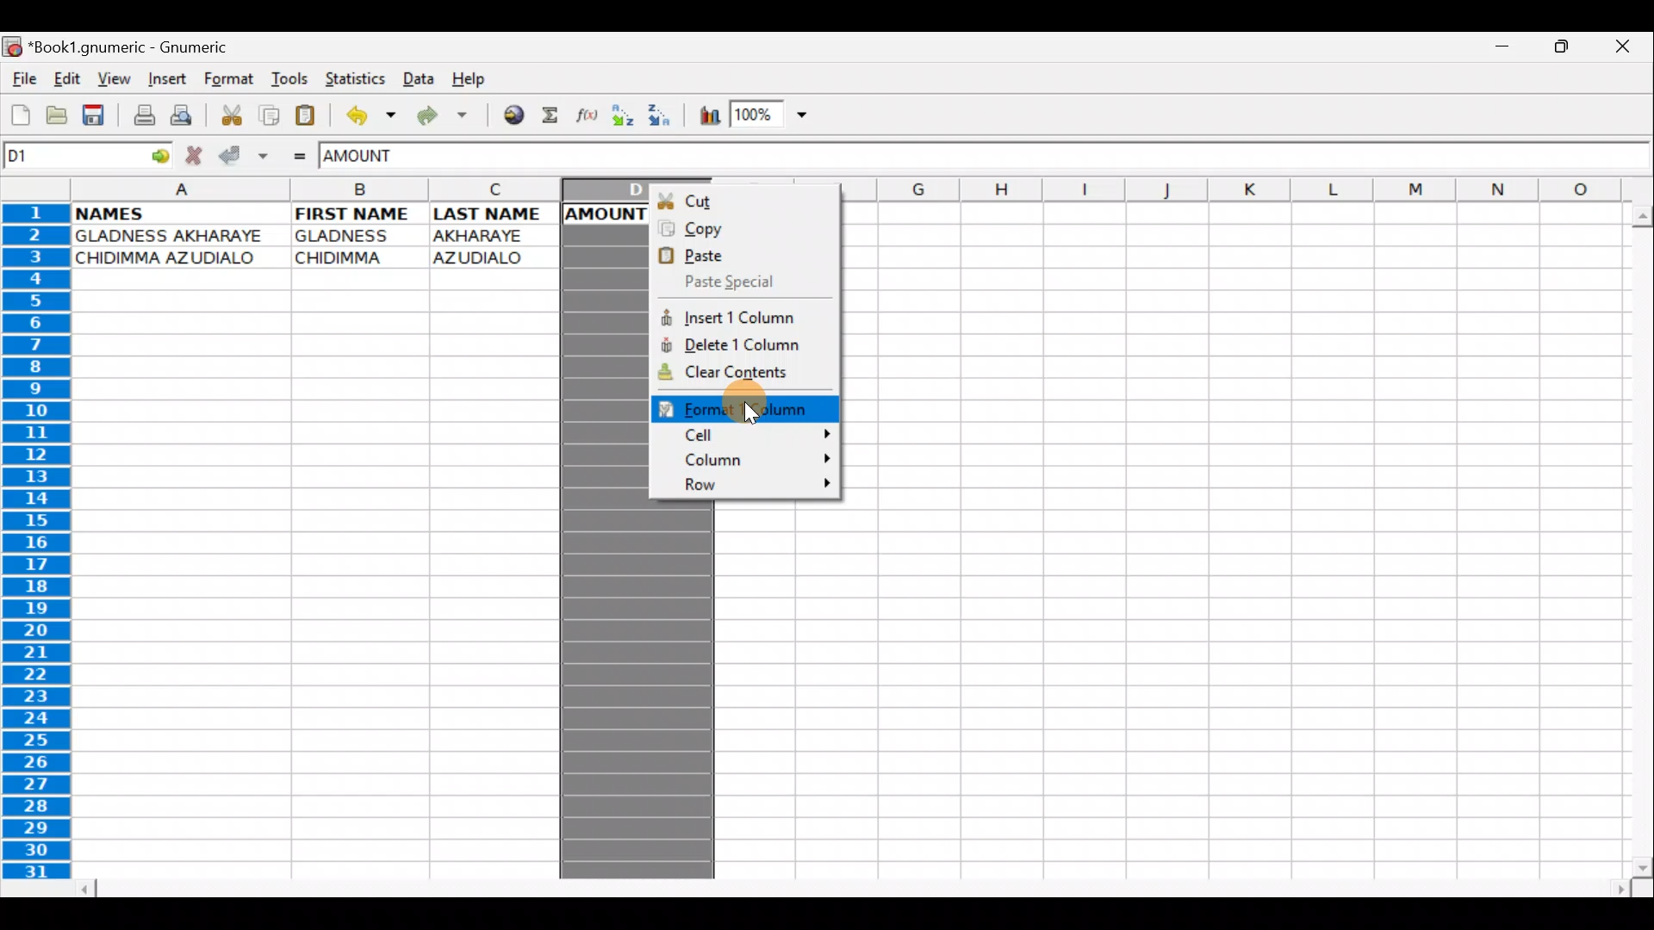 The width and height of the screenshot is (1654, 930). I want to click on Data, so click(418, 77).